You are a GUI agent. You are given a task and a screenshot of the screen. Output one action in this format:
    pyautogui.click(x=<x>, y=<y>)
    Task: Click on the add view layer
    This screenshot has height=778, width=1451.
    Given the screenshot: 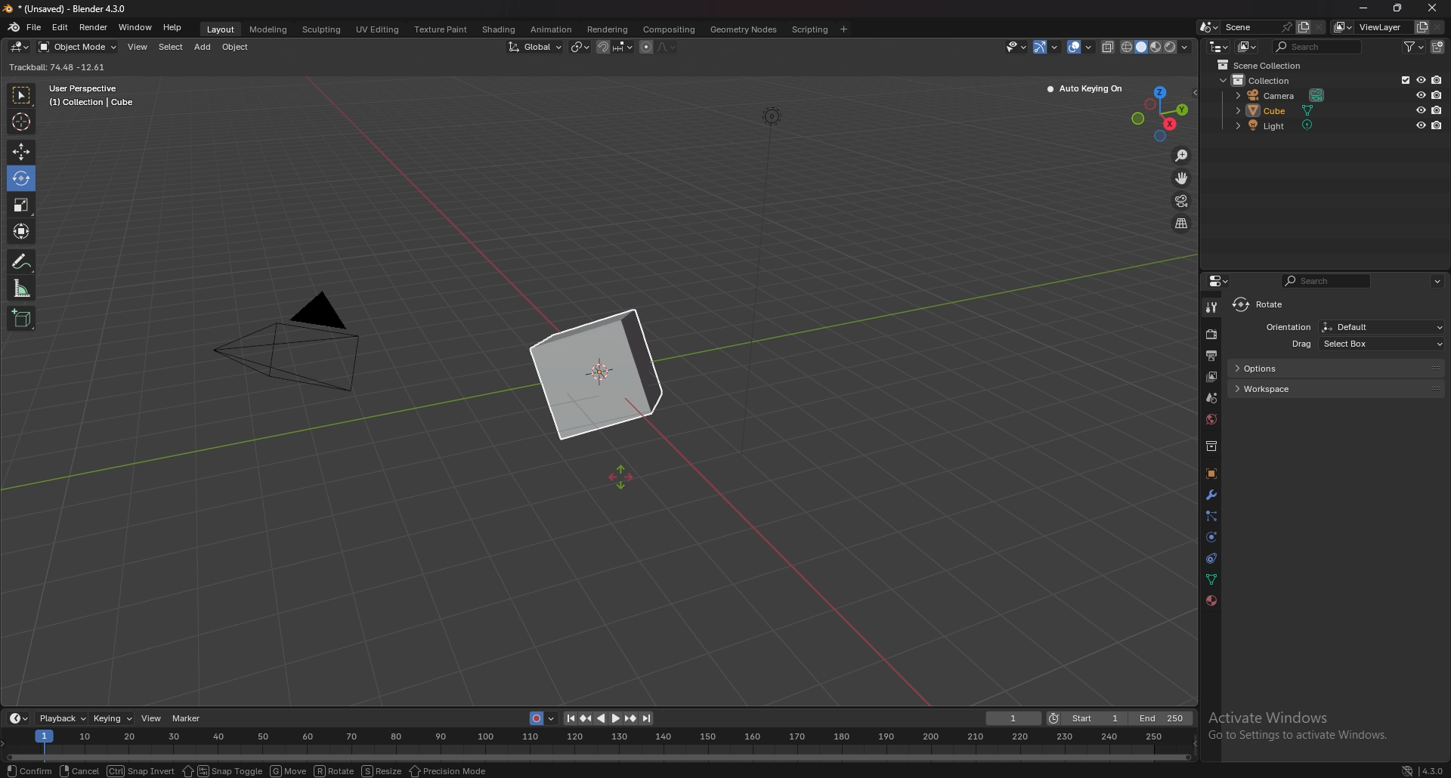 What is the action you would take?
    pyautogui.click(x=1422, y=26)
    